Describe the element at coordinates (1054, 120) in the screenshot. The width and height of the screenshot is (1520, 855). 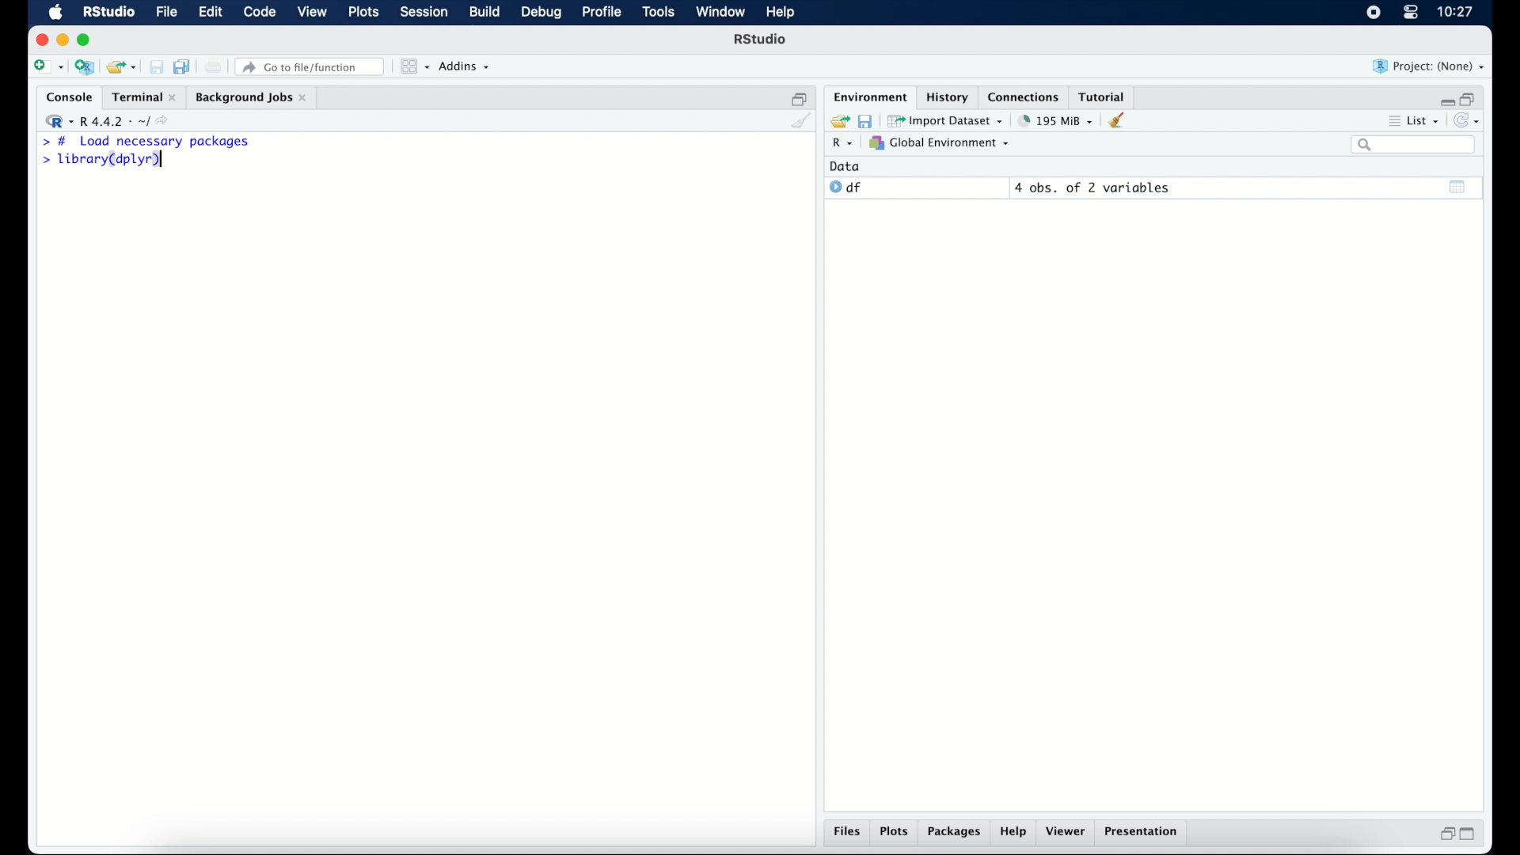
I see `195 MB` at that location.